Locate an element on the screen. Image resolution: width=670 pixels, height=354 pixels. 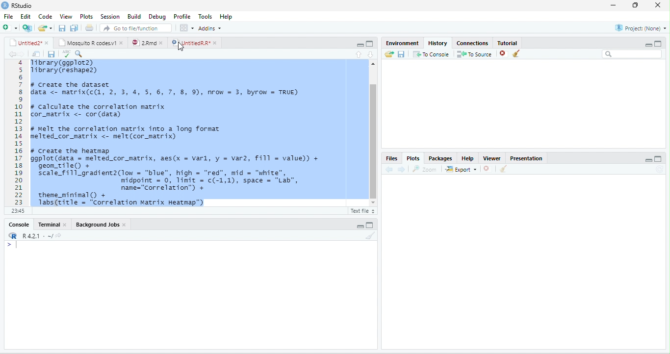
CLOSE is located at coordinates (488, 169).